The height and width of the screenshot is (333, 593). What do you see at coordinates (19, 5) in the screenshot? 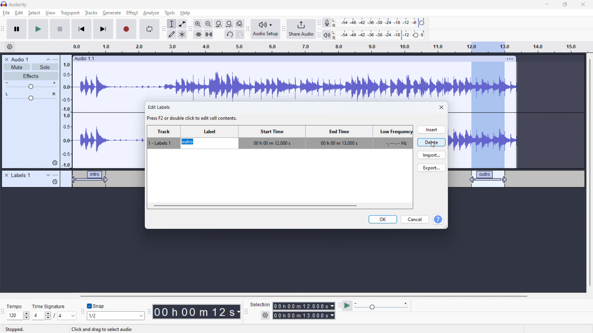
I see `Audacity` at bounding box center [19, 5].